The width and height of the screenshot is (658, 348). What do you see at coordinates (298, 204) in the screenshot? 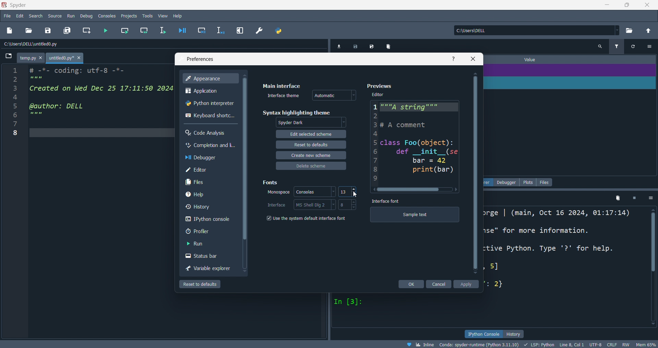
I see `interface: MS Shell Dlg 2` at bounding box center [298, 204].